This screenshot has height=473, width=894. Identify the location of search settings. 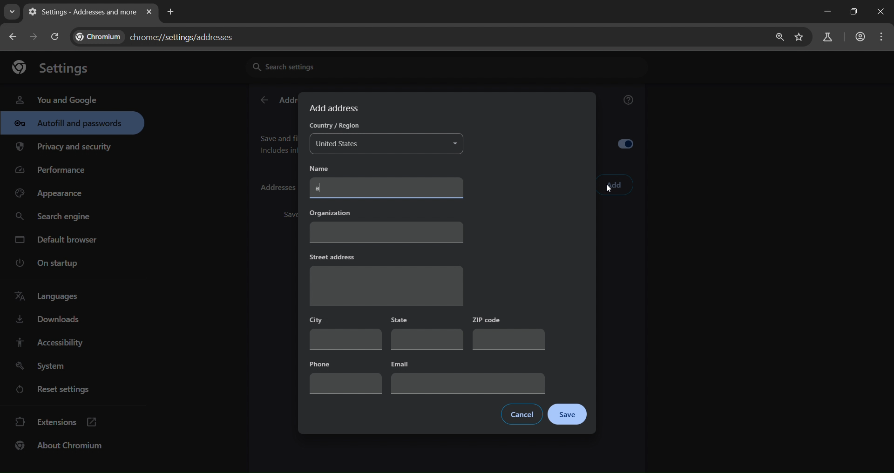
(333, 66).